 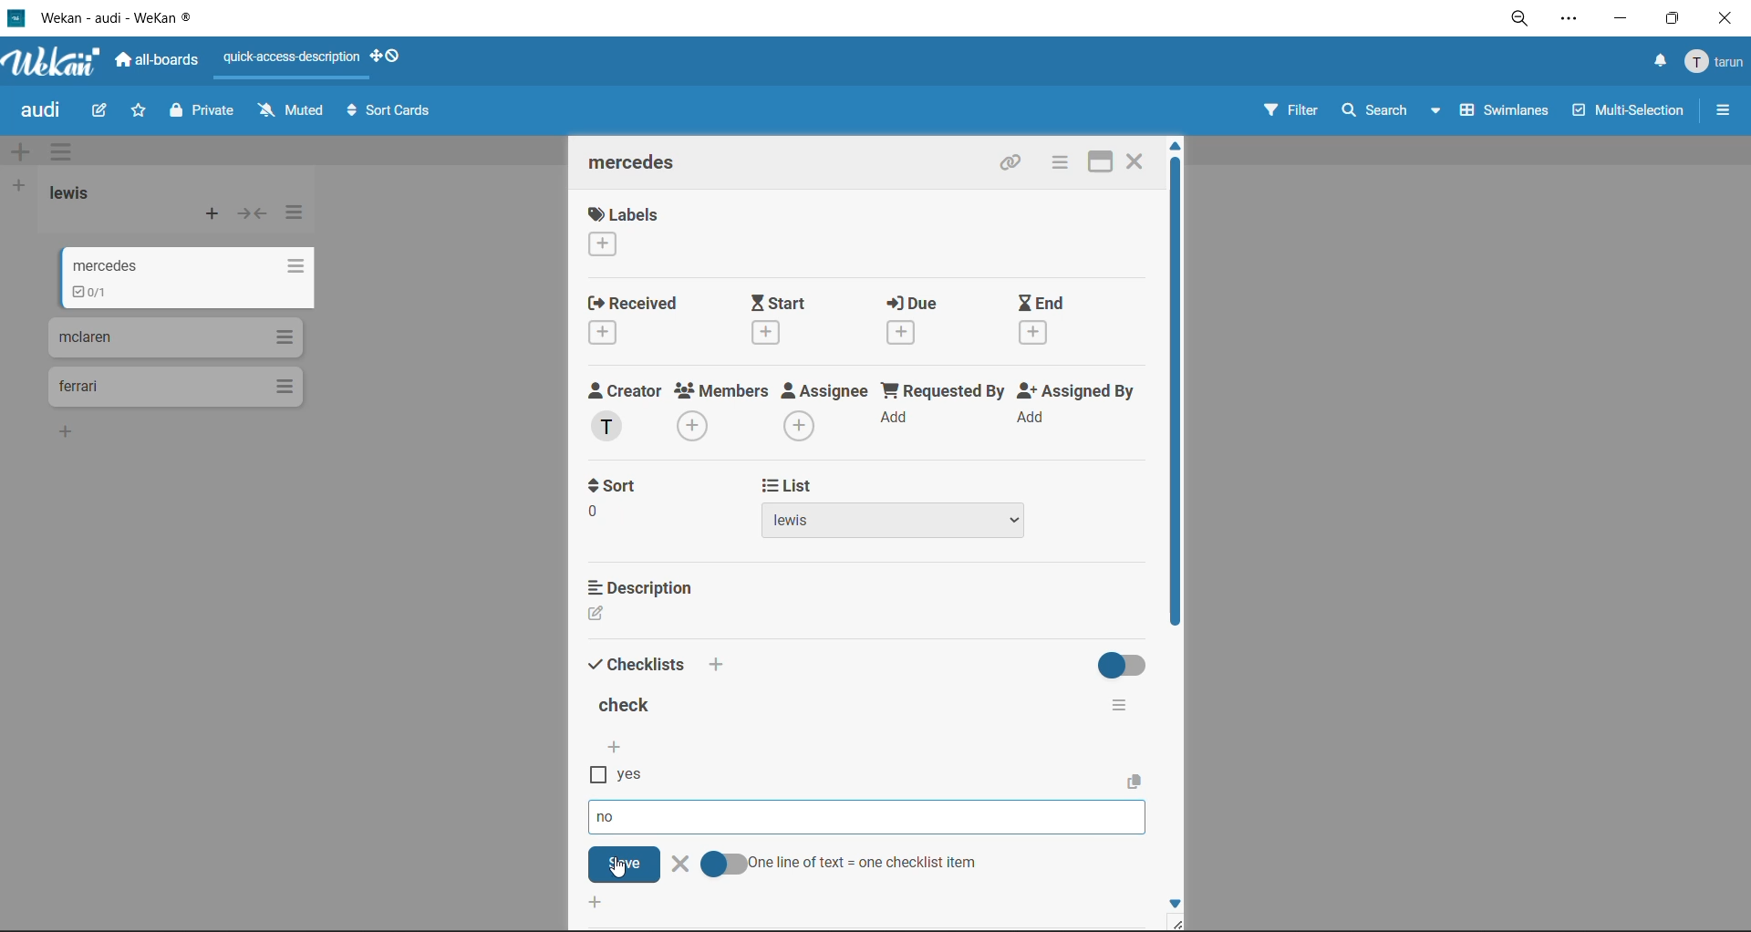 What do you see at coordinates (203, 113) in the screenshot?
I see `private` at bounding box center [203, 113].